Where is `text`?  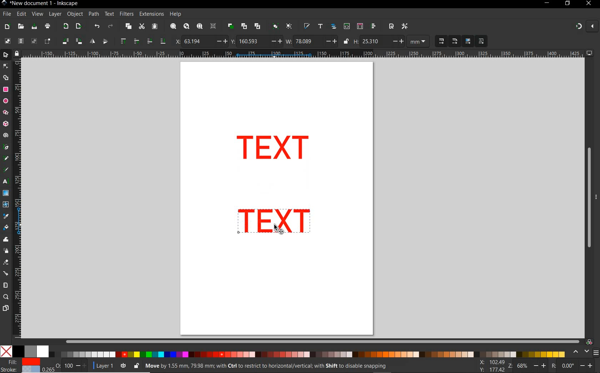 text is located at coordinates (110, 14).